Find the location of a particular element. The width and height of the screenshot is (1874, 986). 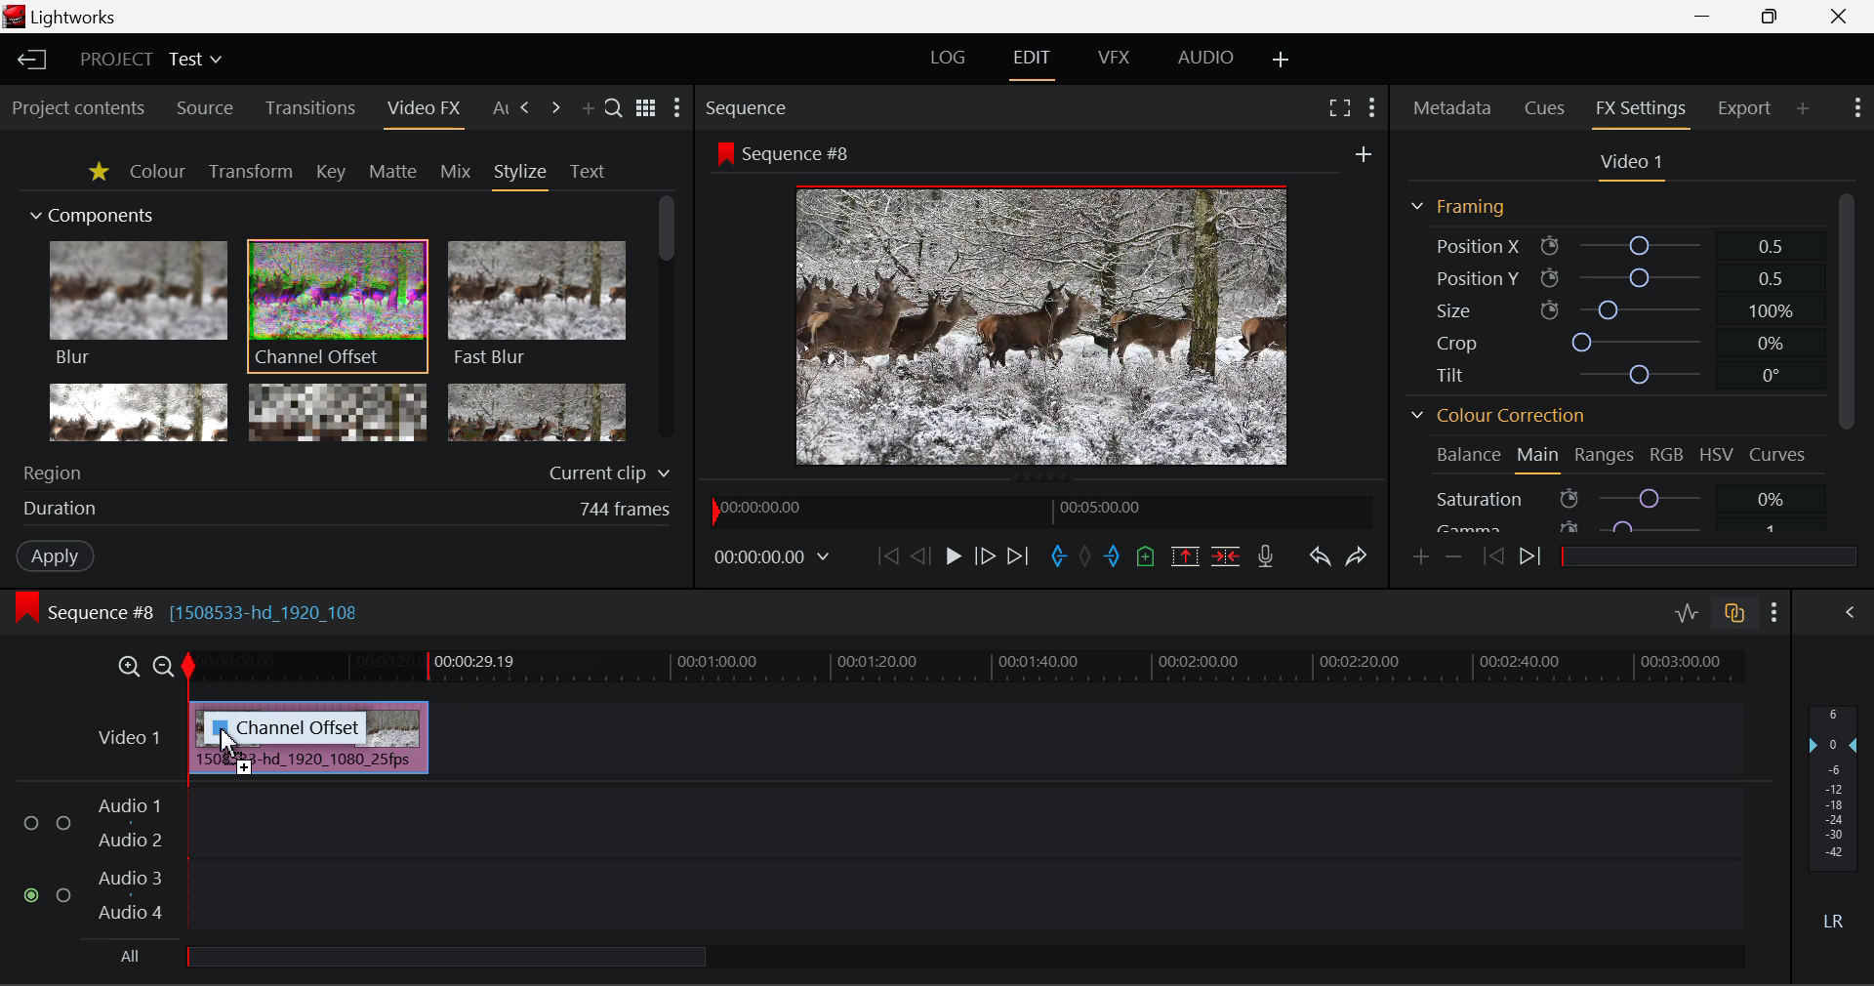

Export is located at coordinates (1745, 108).